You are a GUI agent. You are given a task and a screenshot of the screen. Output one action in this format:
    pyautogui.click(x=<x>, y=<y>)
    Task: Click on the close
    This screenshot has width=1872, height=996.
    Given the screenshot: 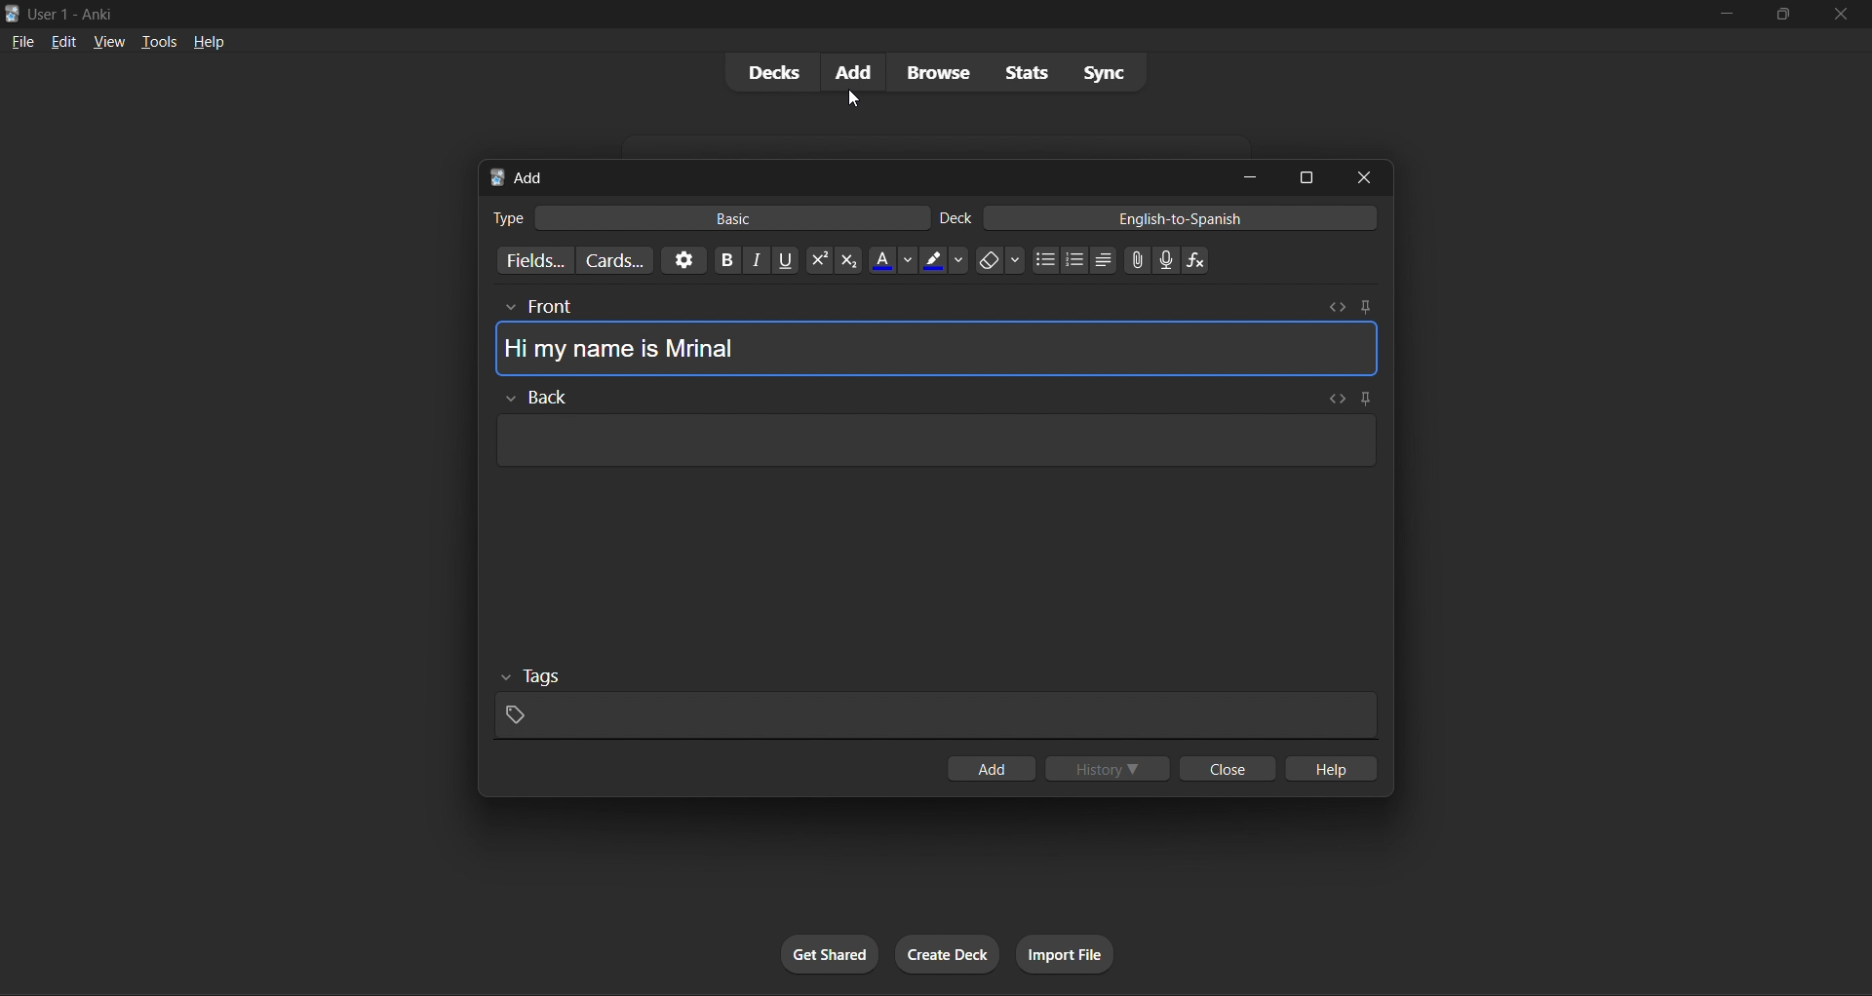 What is the action you would take?
    pyautogui.click(x=1839, y=17)
    